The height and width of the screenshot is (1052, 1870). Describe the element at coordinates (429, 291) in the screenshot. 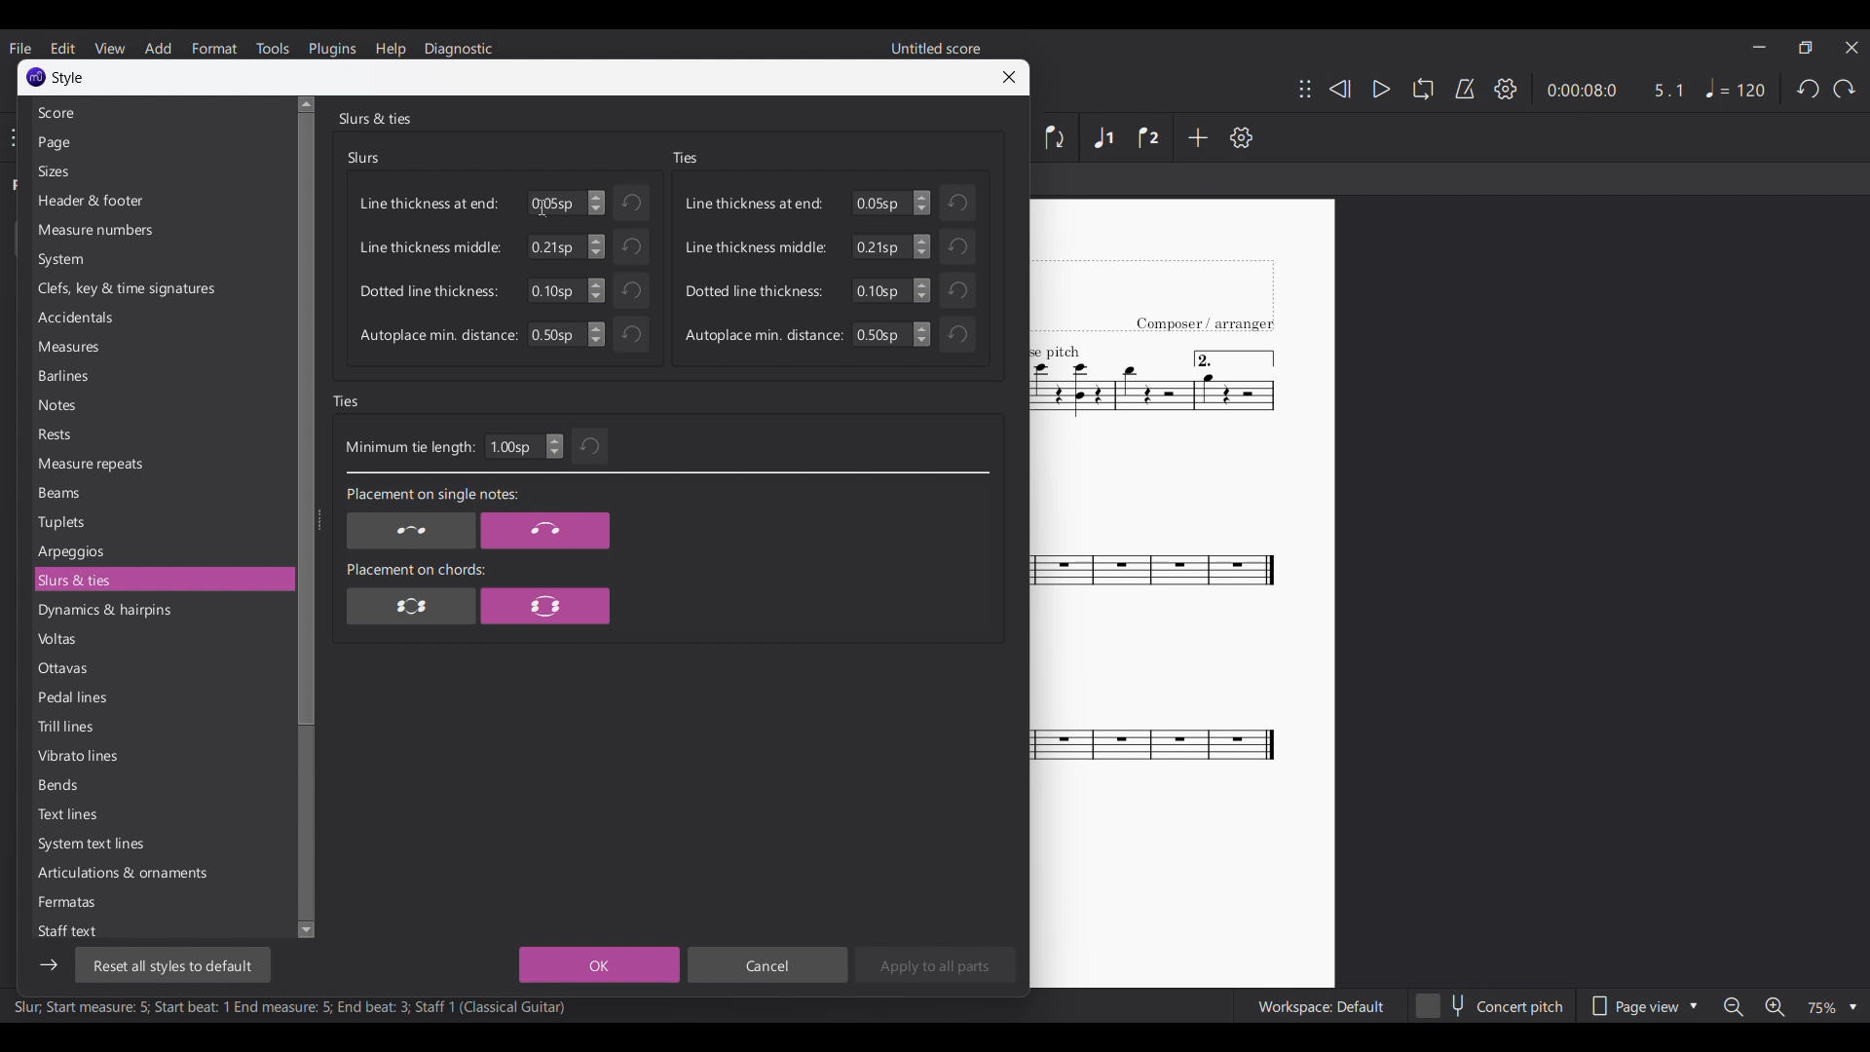

I see `Dotted line thickness` at that location.